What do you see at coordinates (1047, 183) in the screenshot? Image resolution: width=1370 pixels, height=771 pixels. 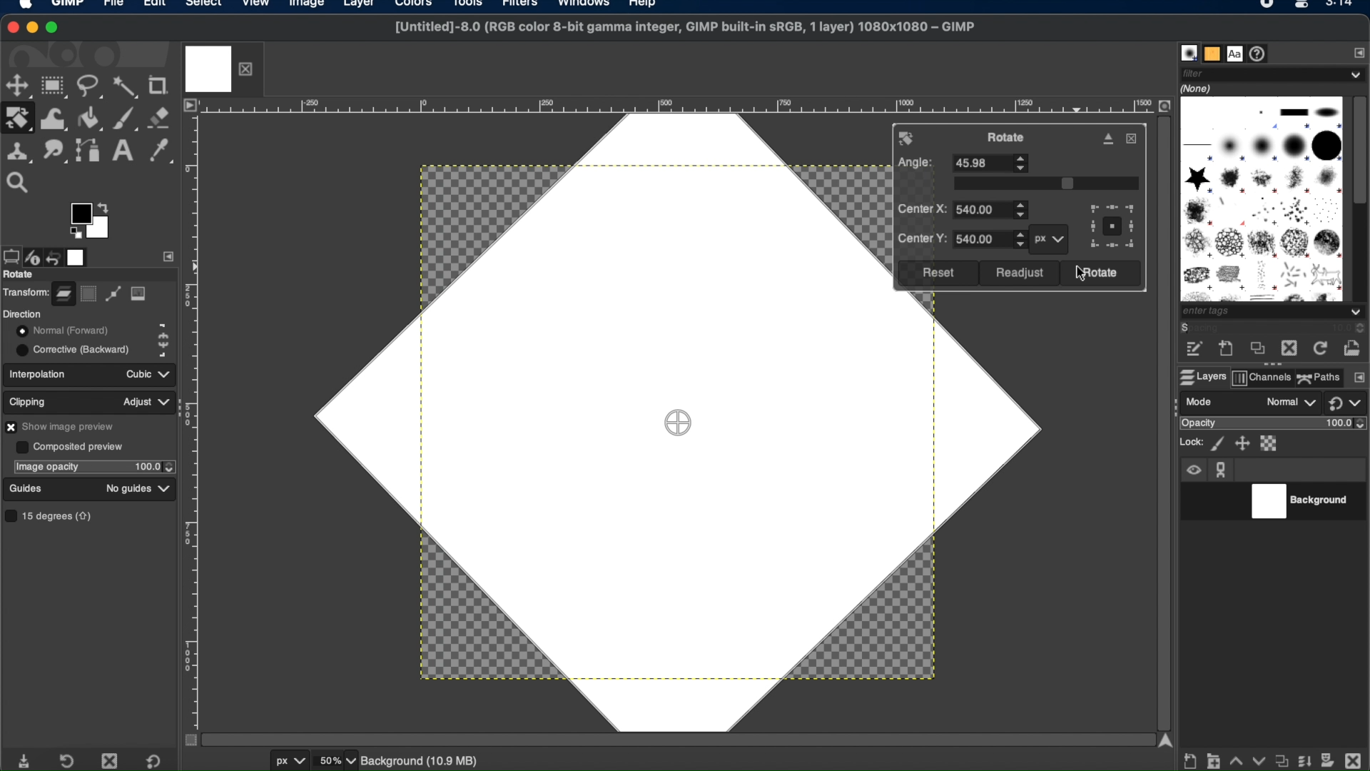 I see `slider` at bounding box center [1047, 183].